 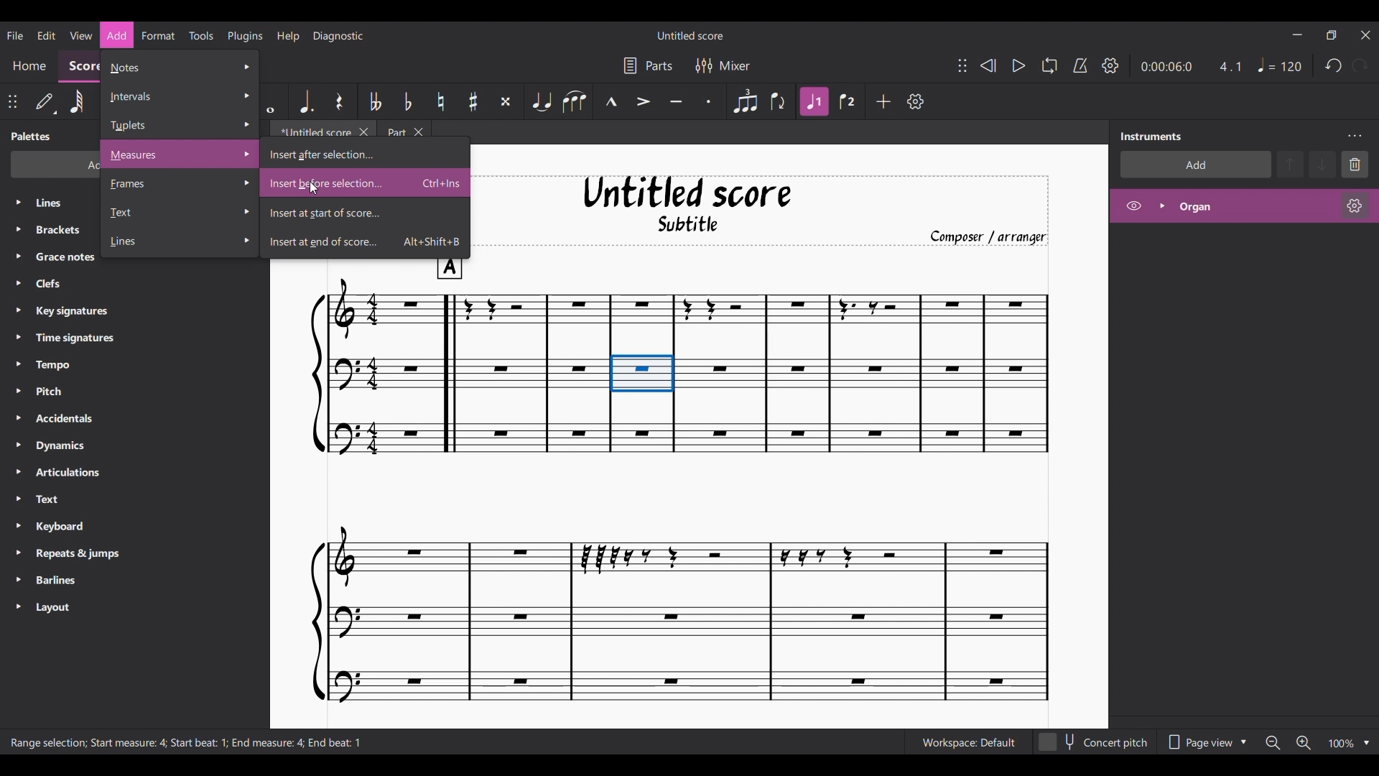 What do you see at coordinates (1191, 66) in the screenshot?
I see `Current duration and ratio of score` at bounding box center [1191, 66].